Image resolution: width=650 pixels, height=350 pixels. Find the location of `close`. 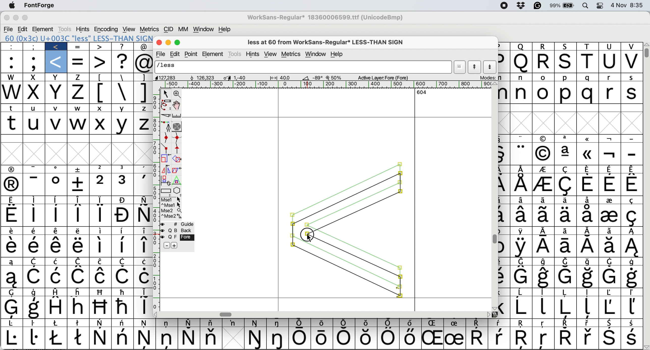

close is located at coordinates (5, 18).